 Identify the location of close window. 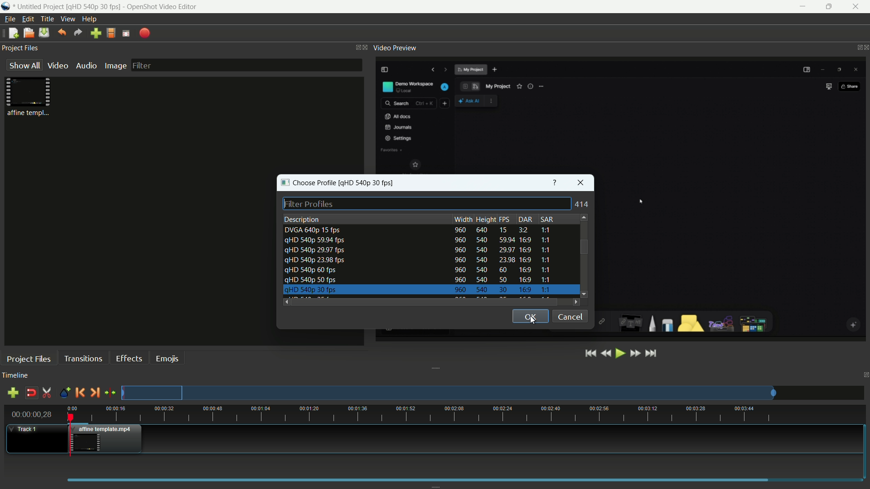
(581, 182).